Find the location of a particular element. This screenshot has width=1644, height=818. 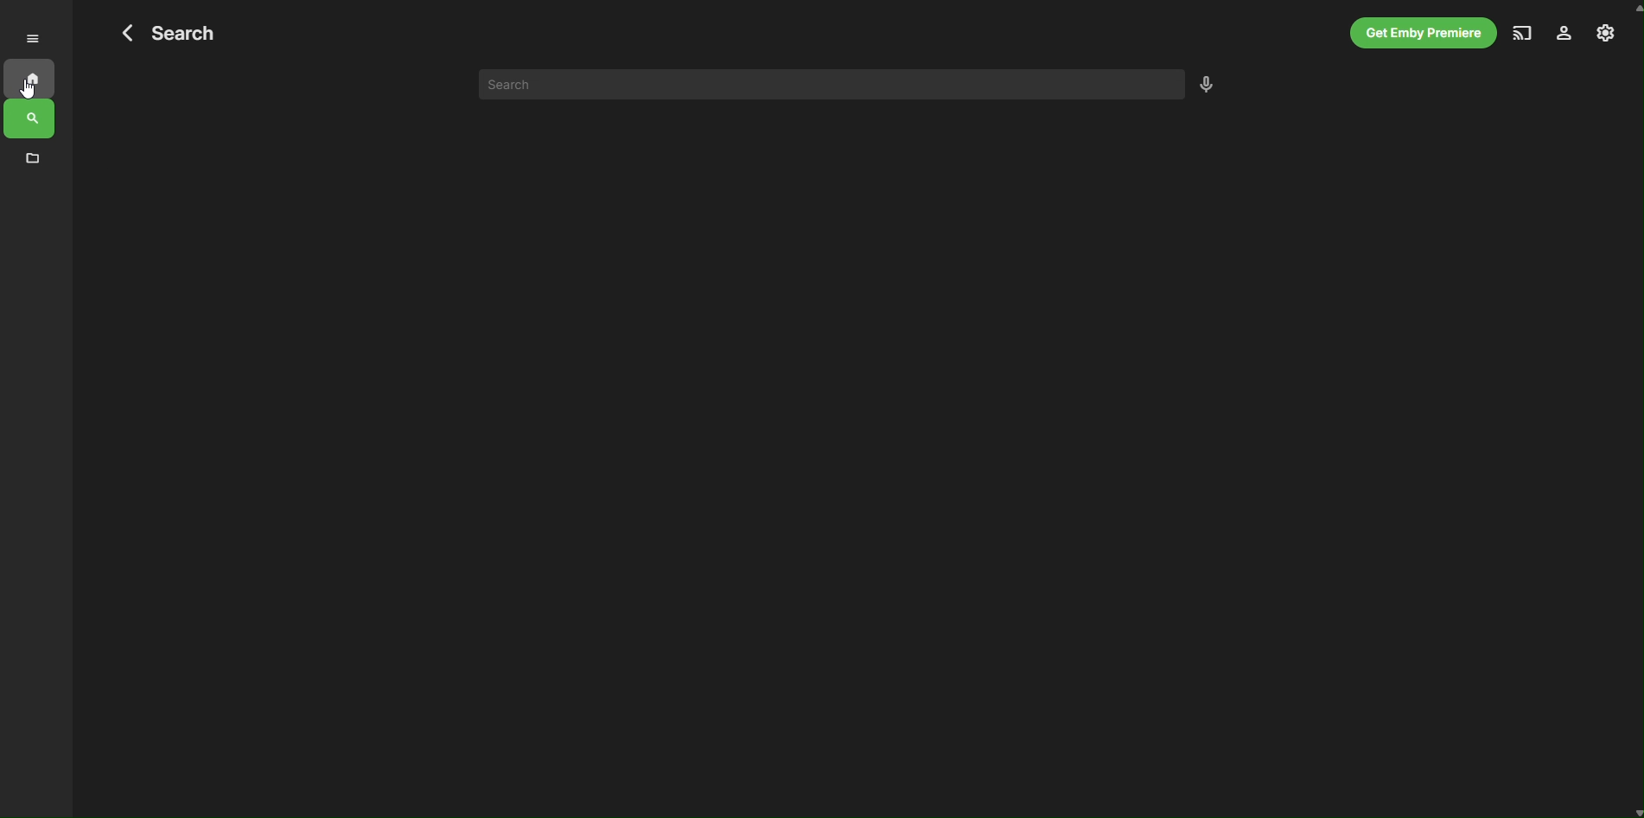

Voice is located at coordinates (1207, 84).